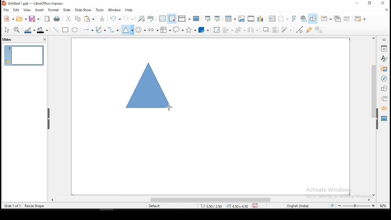 Image resolution: width=391 pixels, height=220 pixels. What do you see at coordinates (35, 19) in the screenshot?
I see `save` at bounding box center [35, 19].